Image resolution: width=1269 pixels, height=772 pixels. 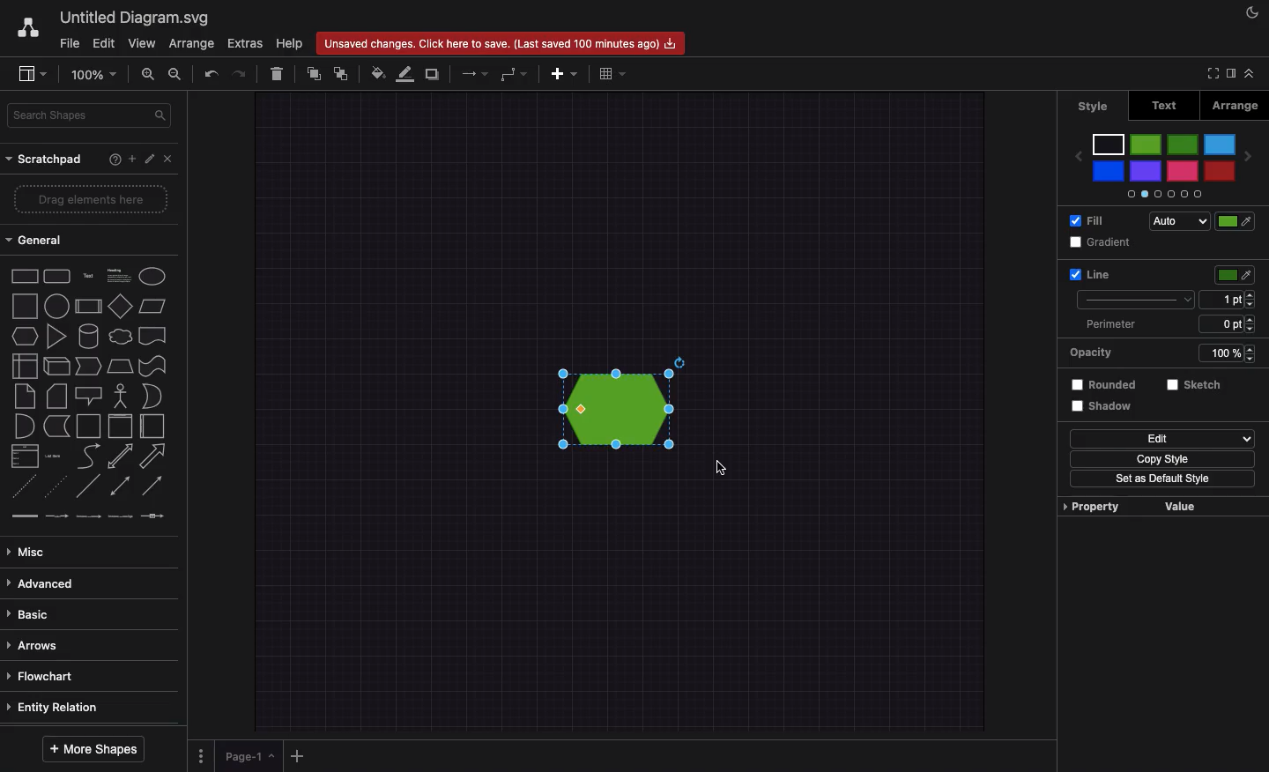 What do you see at coordinates (152, 160) in the screenshot?
I see `Edit` at bounding box center [152, 160].